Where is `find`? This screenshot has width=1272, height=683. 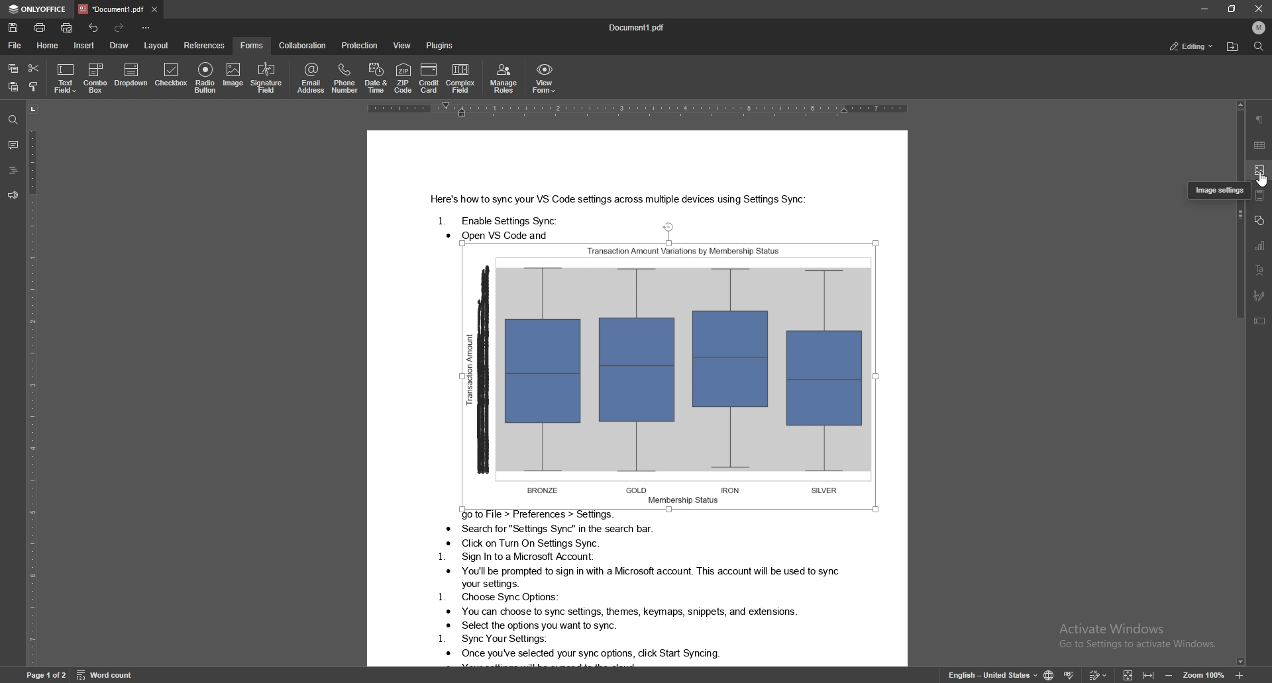
find is located at coordinates (1259, 46).